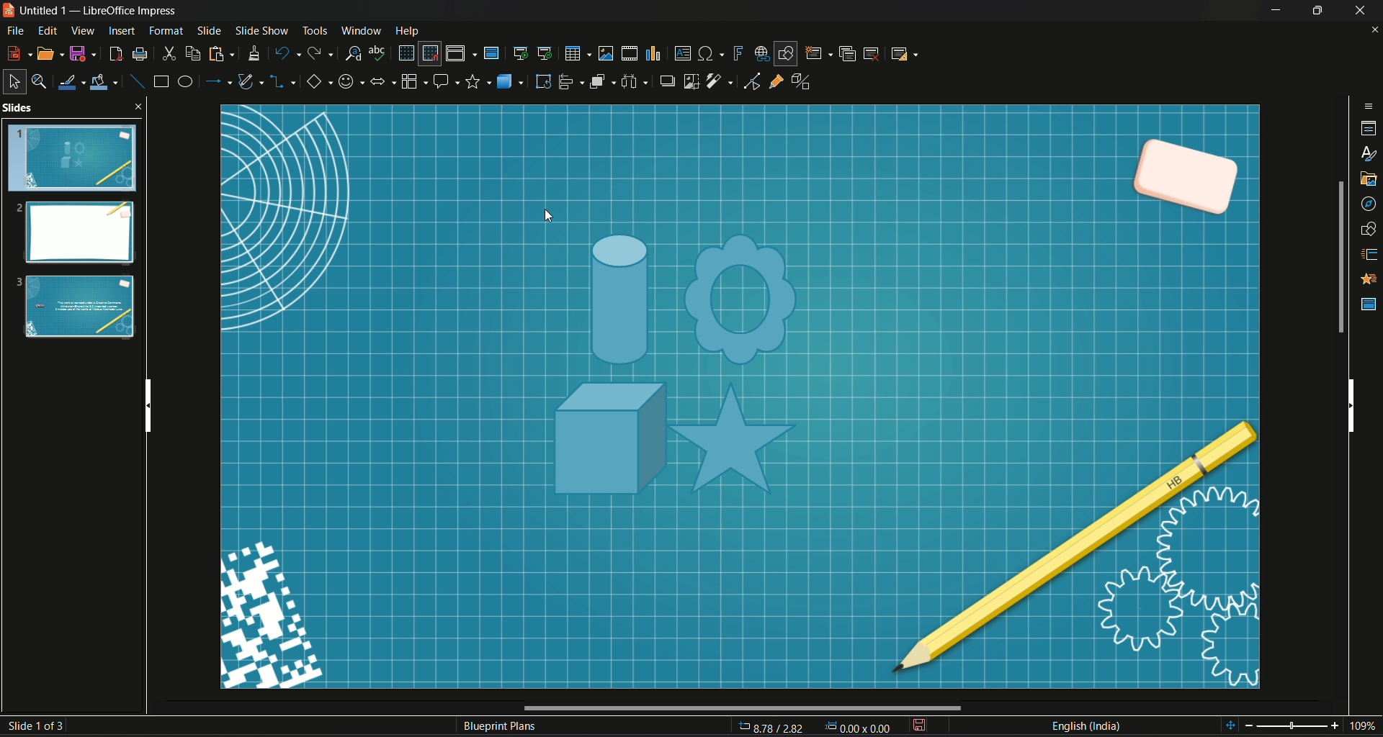  Describe the element at coordinates (1370, 256) in the screenshot. I see `slide transition` at that location.